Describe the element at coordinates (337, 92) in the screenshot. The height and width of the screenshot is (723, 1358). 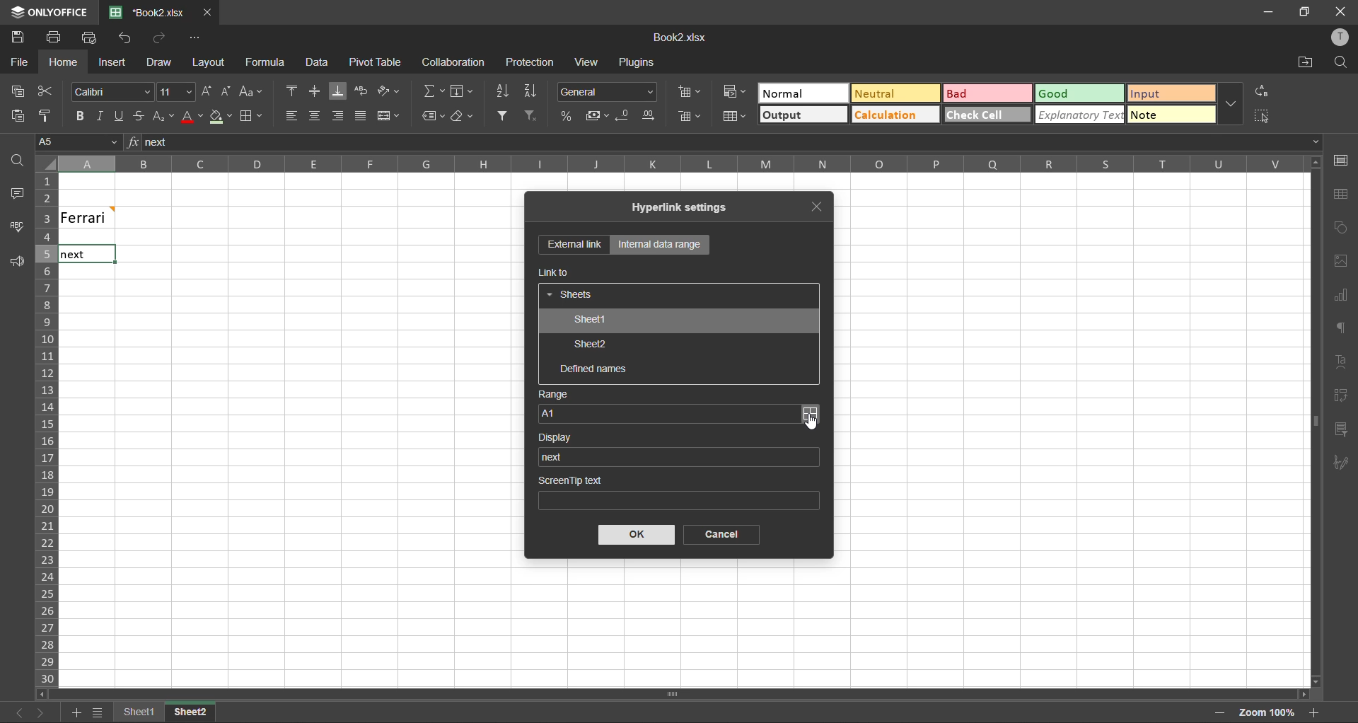
I see `align bottom` at that location.